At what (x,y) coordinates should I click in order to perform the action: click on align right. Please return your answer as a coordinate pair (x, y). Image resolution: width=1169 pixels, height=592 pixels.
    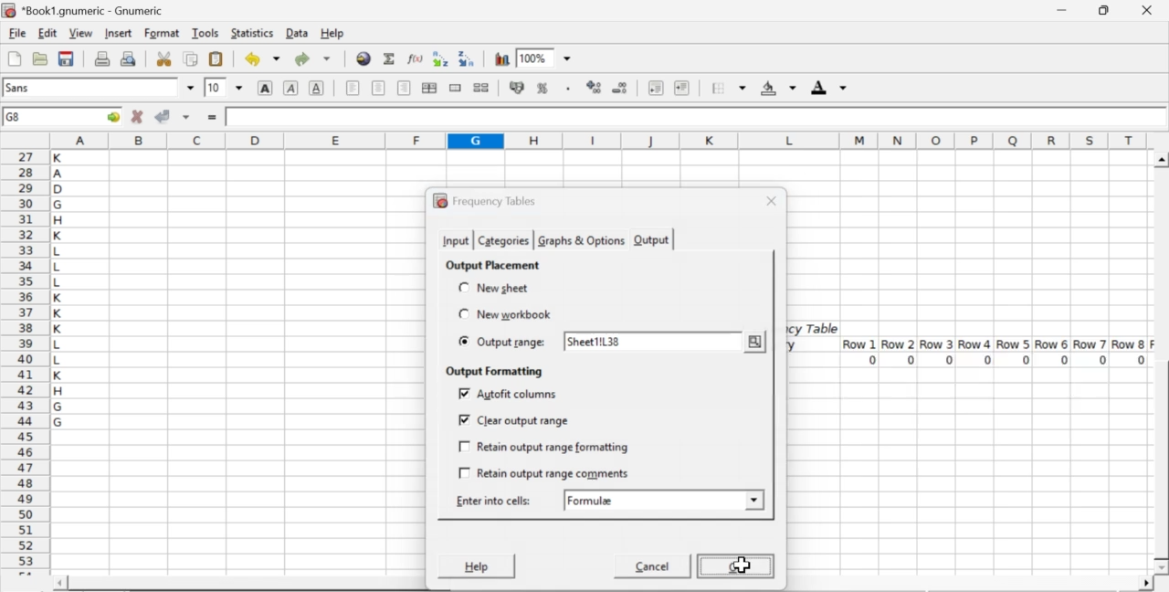
    Looking at the image, I should click on (404, 89).